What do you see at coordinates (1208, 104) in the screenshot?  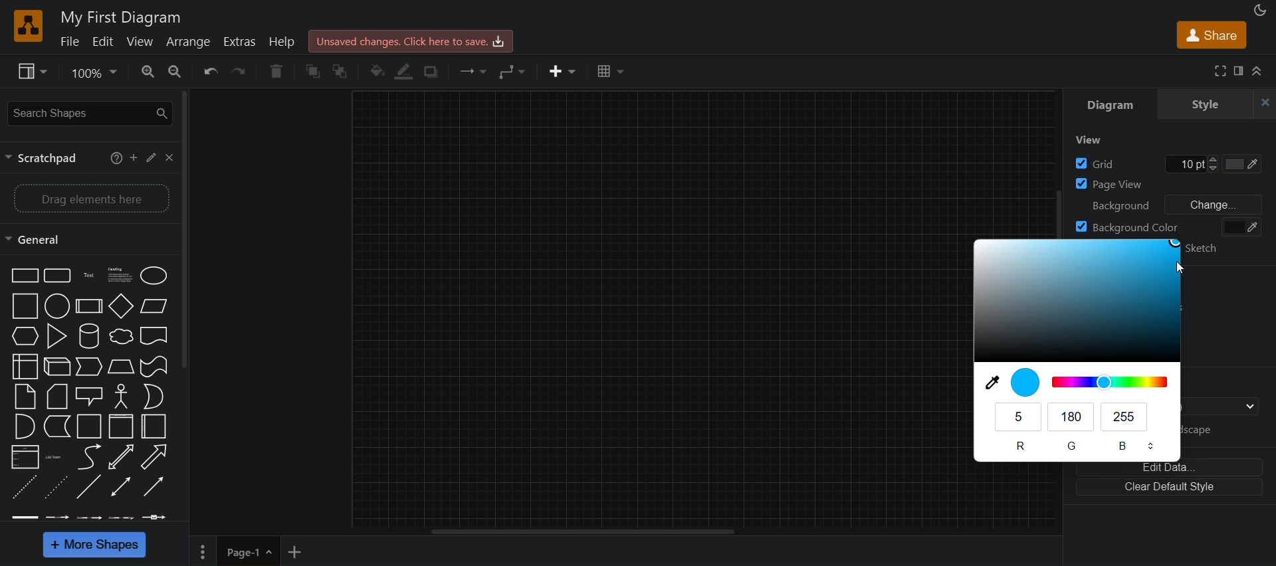 I see `style` at bounding box center [1208, 104].